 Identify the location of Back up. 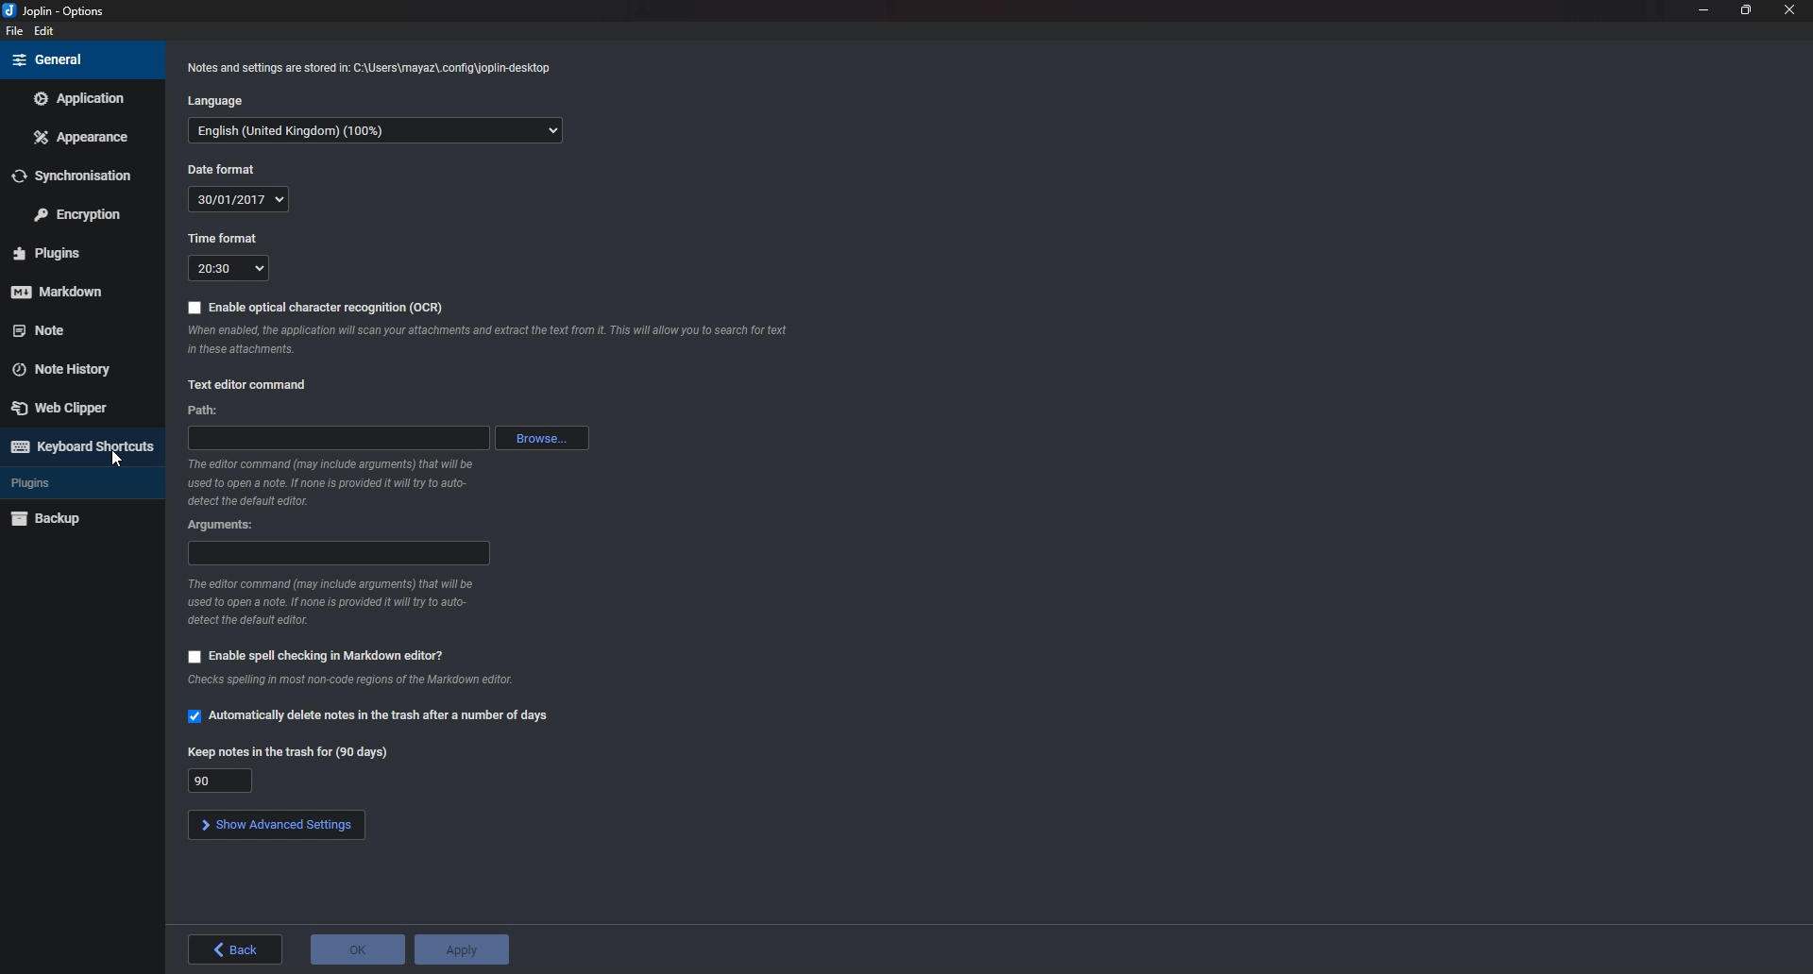
(77, 517).